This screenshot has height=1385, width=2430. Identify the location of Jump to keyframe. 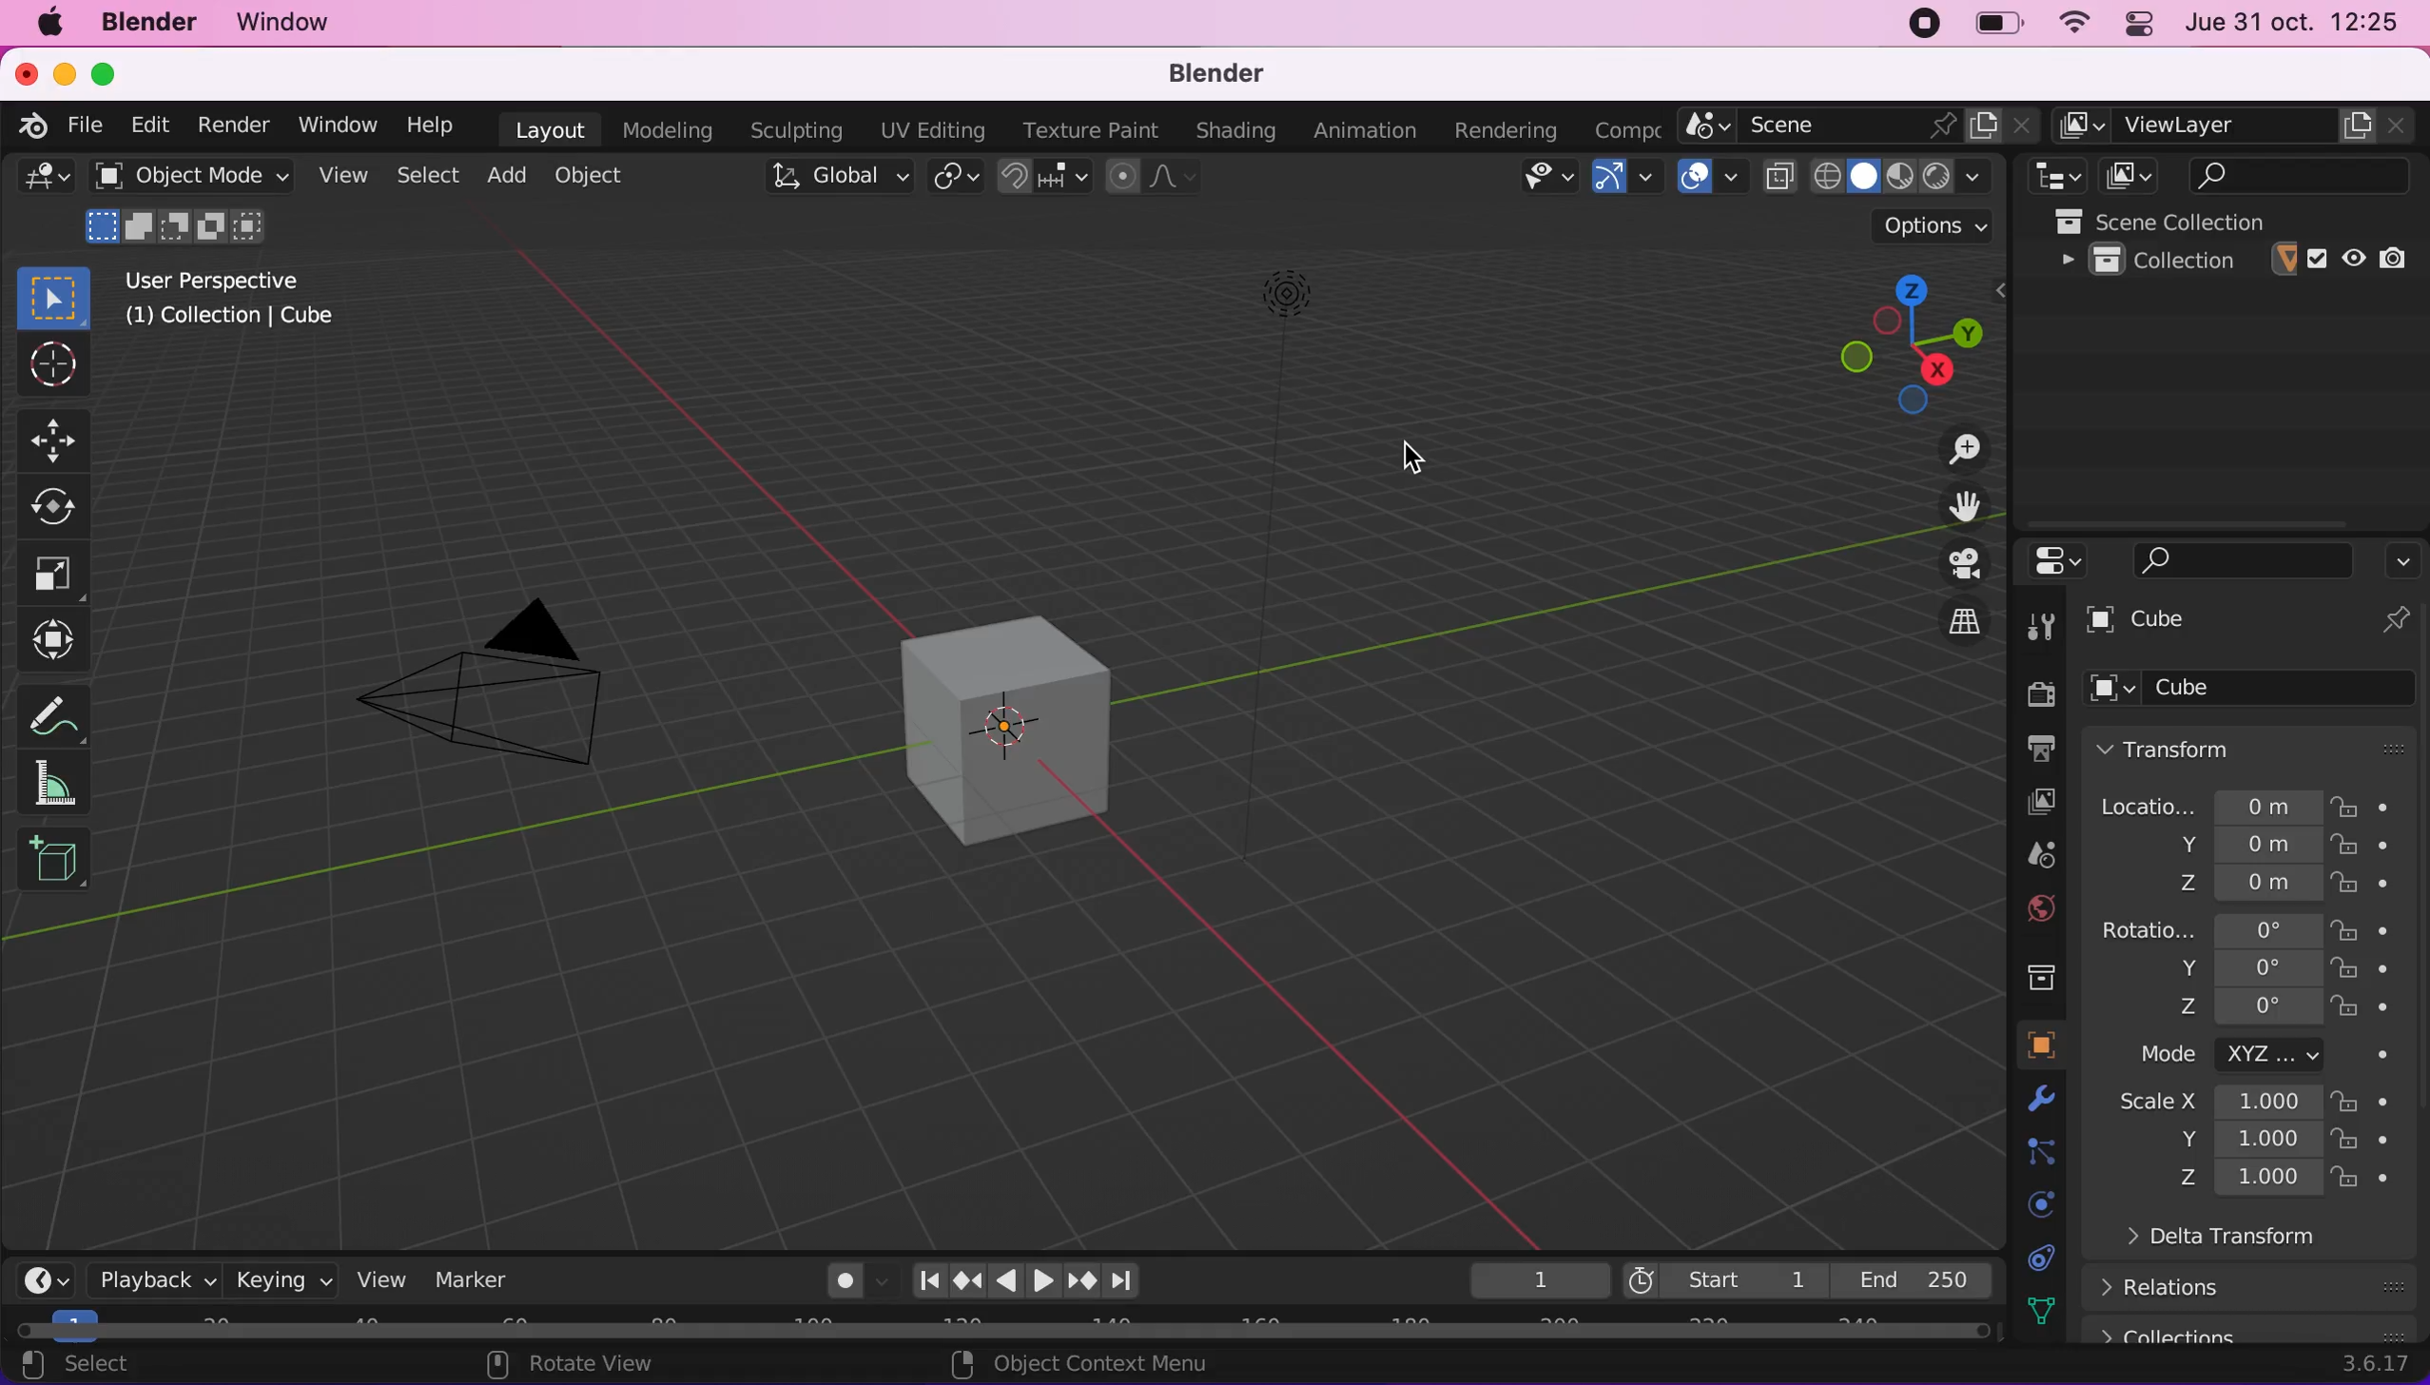
(965, 1284).